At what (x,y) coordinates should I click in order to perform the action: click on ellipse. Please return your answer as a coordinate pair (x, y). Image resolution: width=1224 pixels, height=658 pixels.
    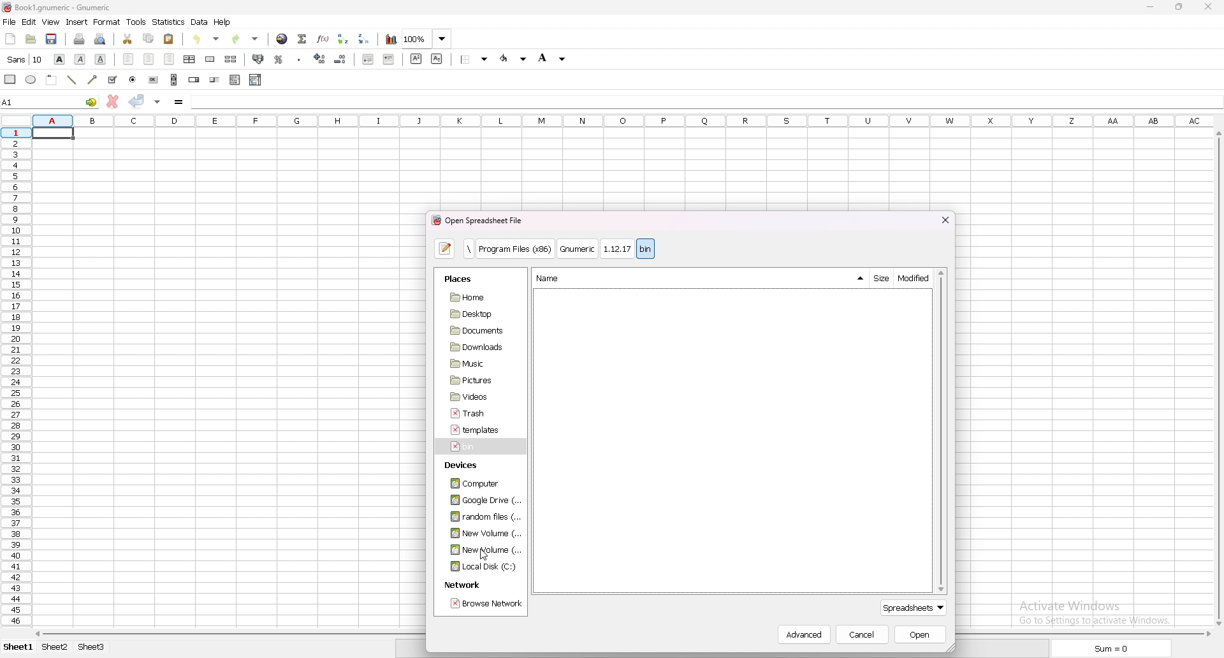
    Looking at the image, I should click on (31, 80).